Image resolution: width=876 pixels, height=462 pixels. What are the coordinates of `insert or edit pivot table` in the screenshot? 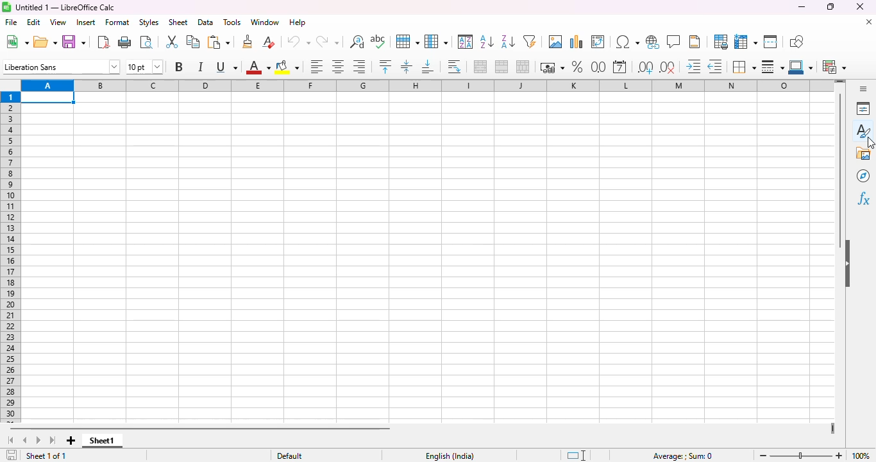 It's located at (598, 42).